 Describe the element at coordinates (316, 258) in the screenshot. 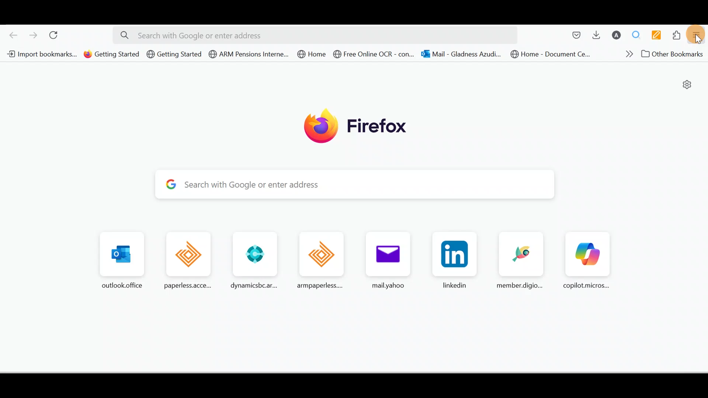

I see `Frequently browsed page` at that location.